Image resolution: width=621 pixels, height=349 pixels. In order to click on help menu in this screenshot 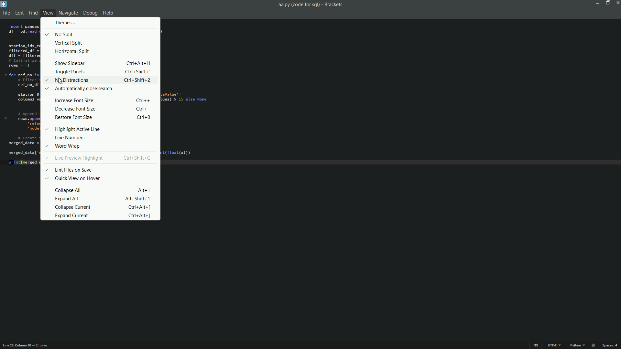, I will do `click(108, 13)`.